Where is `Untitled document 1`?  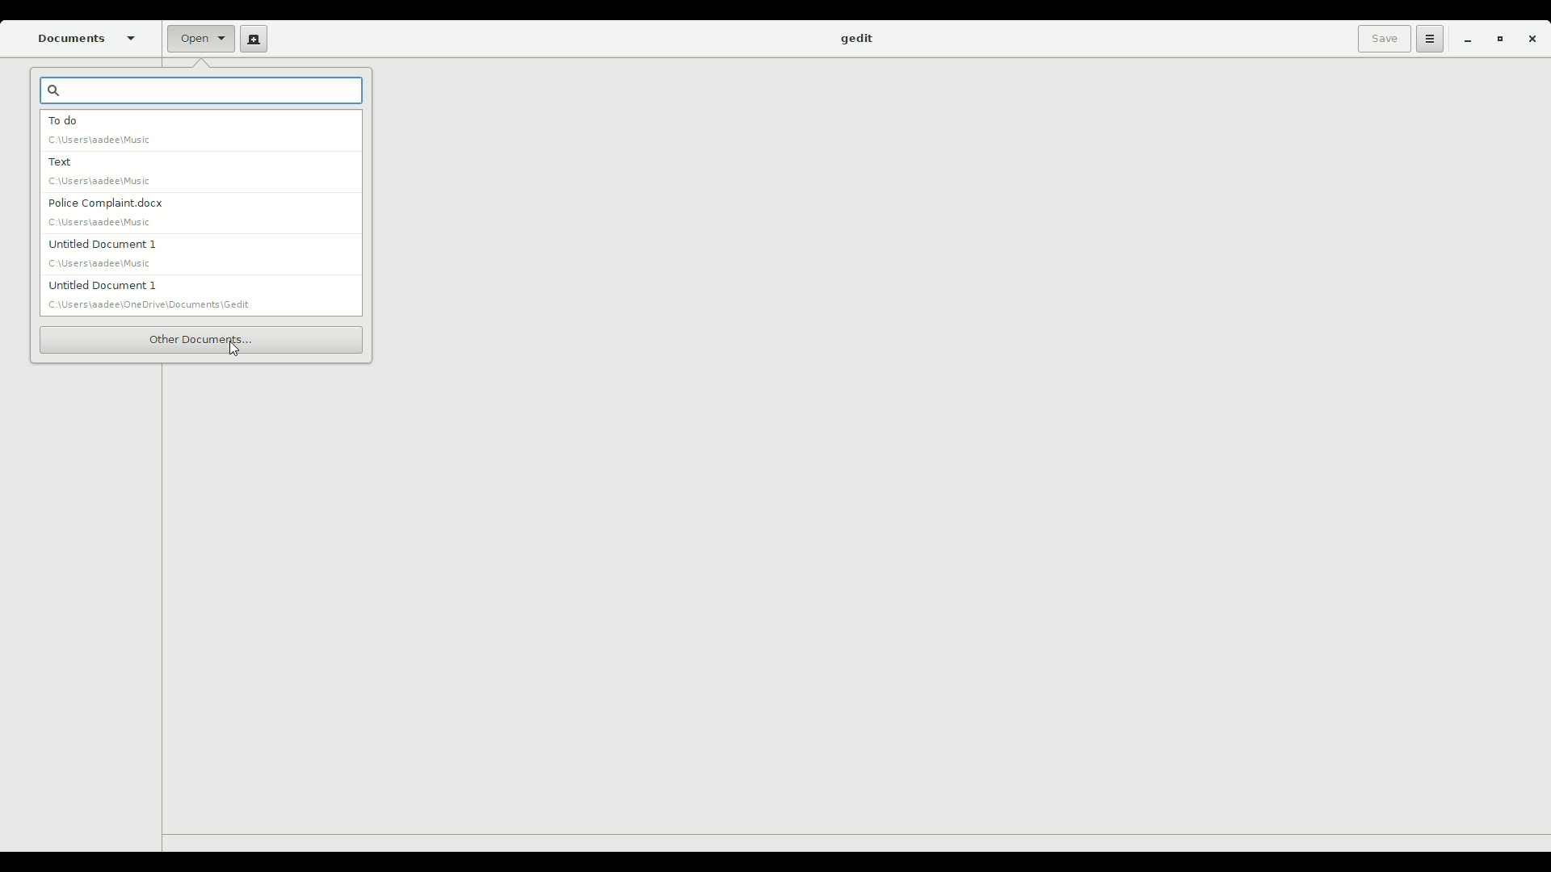
Untitled document 1 is located at coordinates (157, 294).